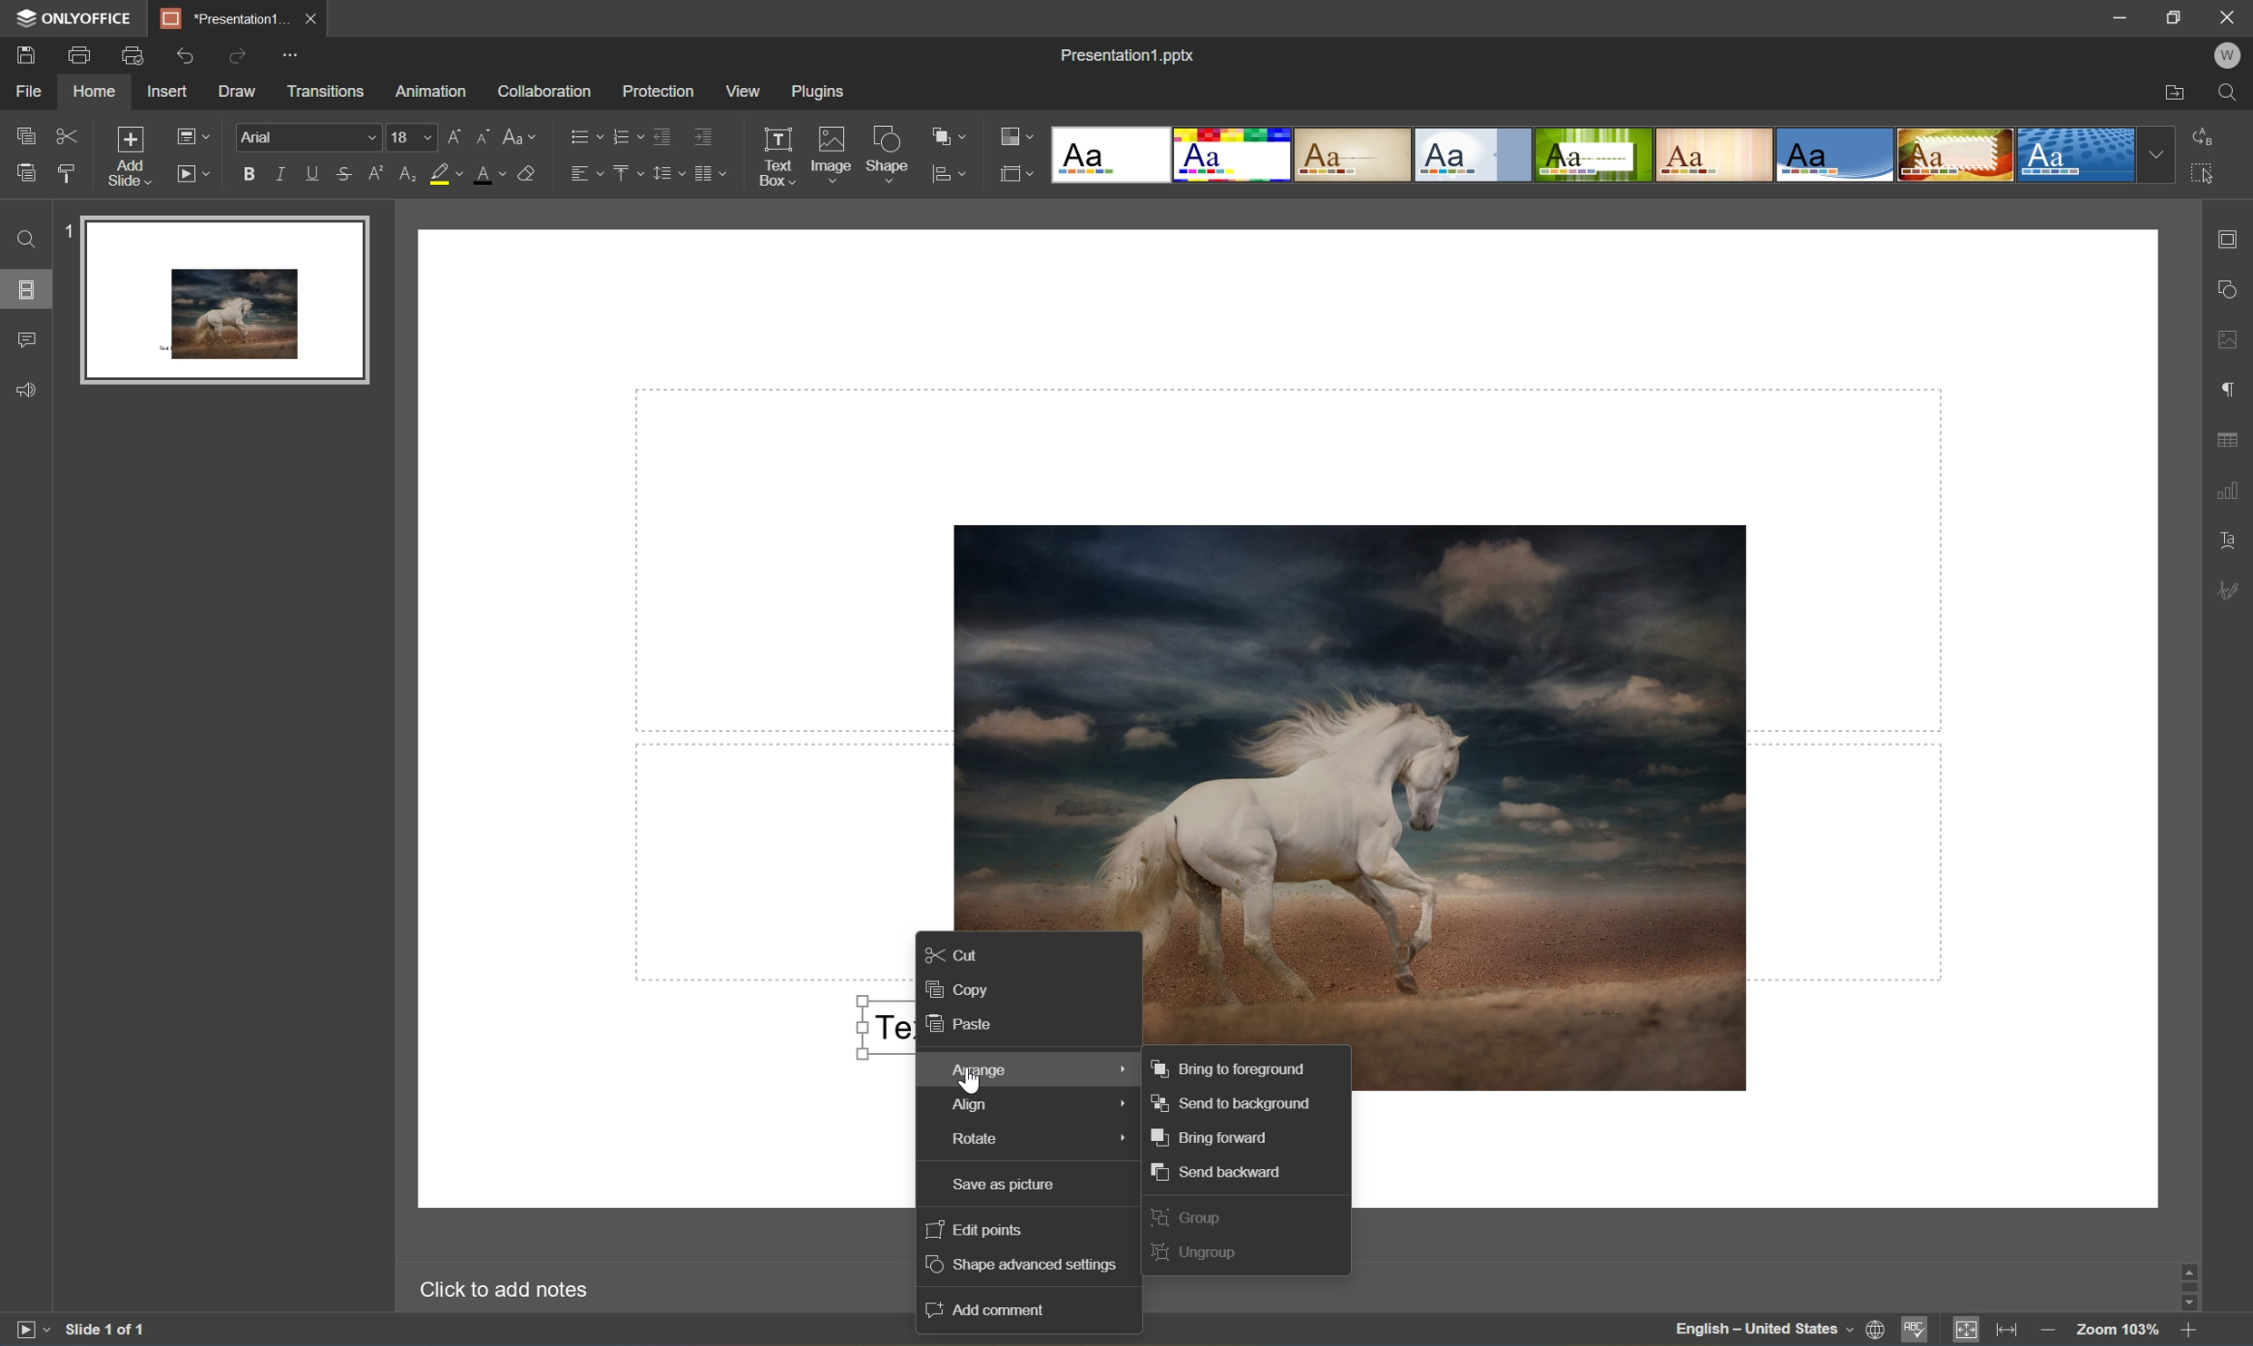  What do you see at coordinates (583, 137) in the screenshot?
I see `Bullets` at bounding box center [583, 137].